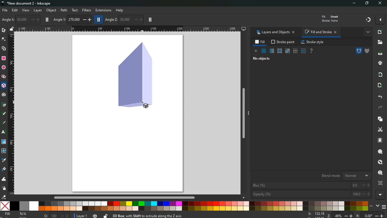 Image resolution: width=387 pixels, height=218 pixels. Describe the element at coordinates (261, 59) in the screenshot. I see `no objects` at that location.